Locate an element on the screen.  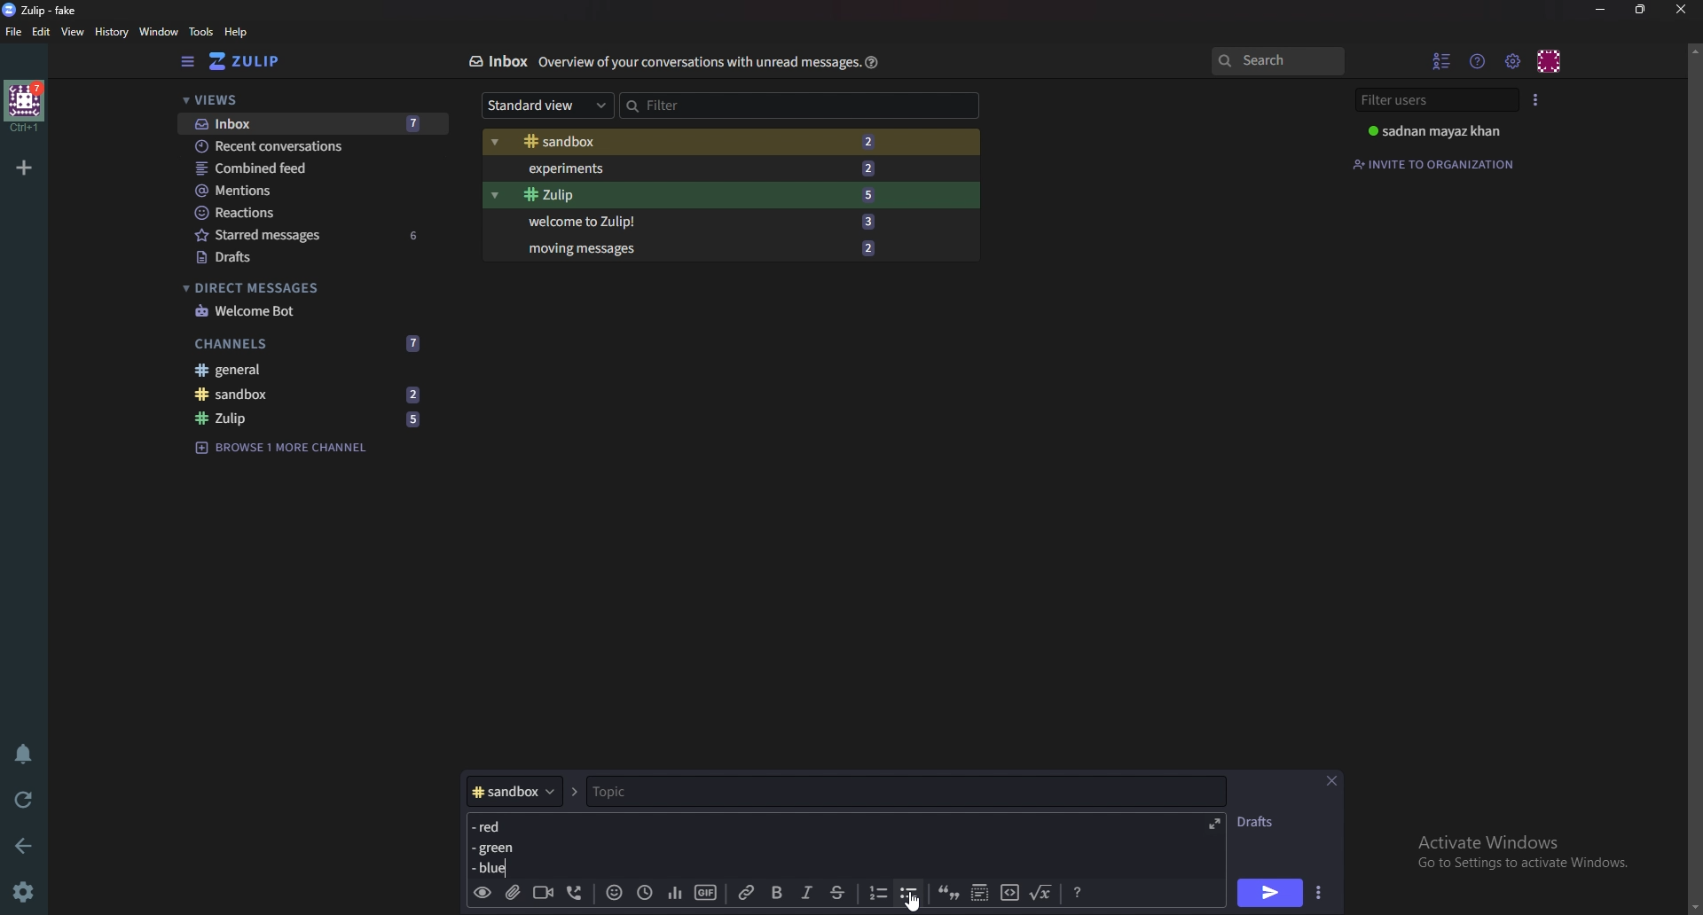
send is located at coordinates (1267, 895).